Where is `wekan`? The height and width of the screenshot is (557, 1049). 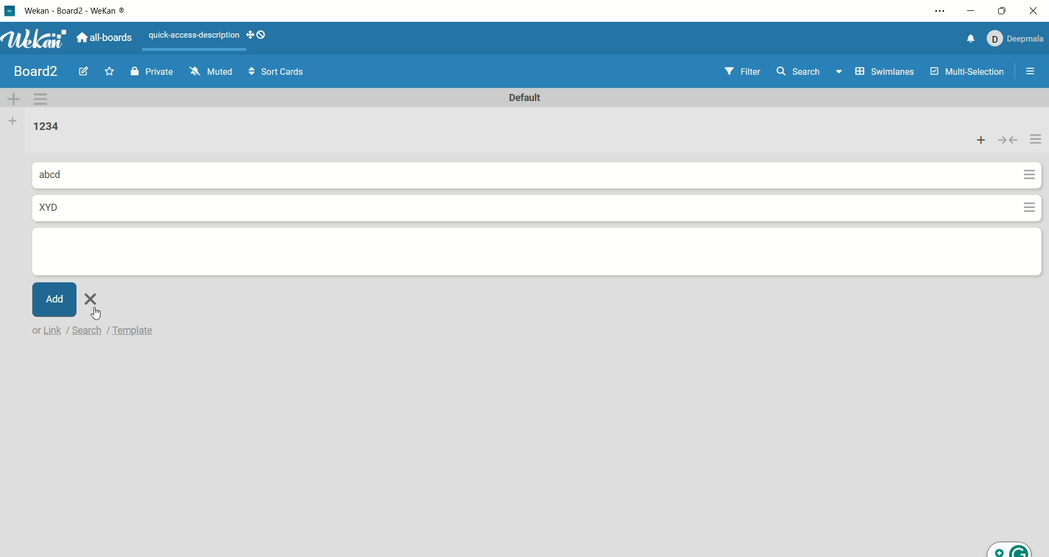
wekan is located at coordinates (37, 39).